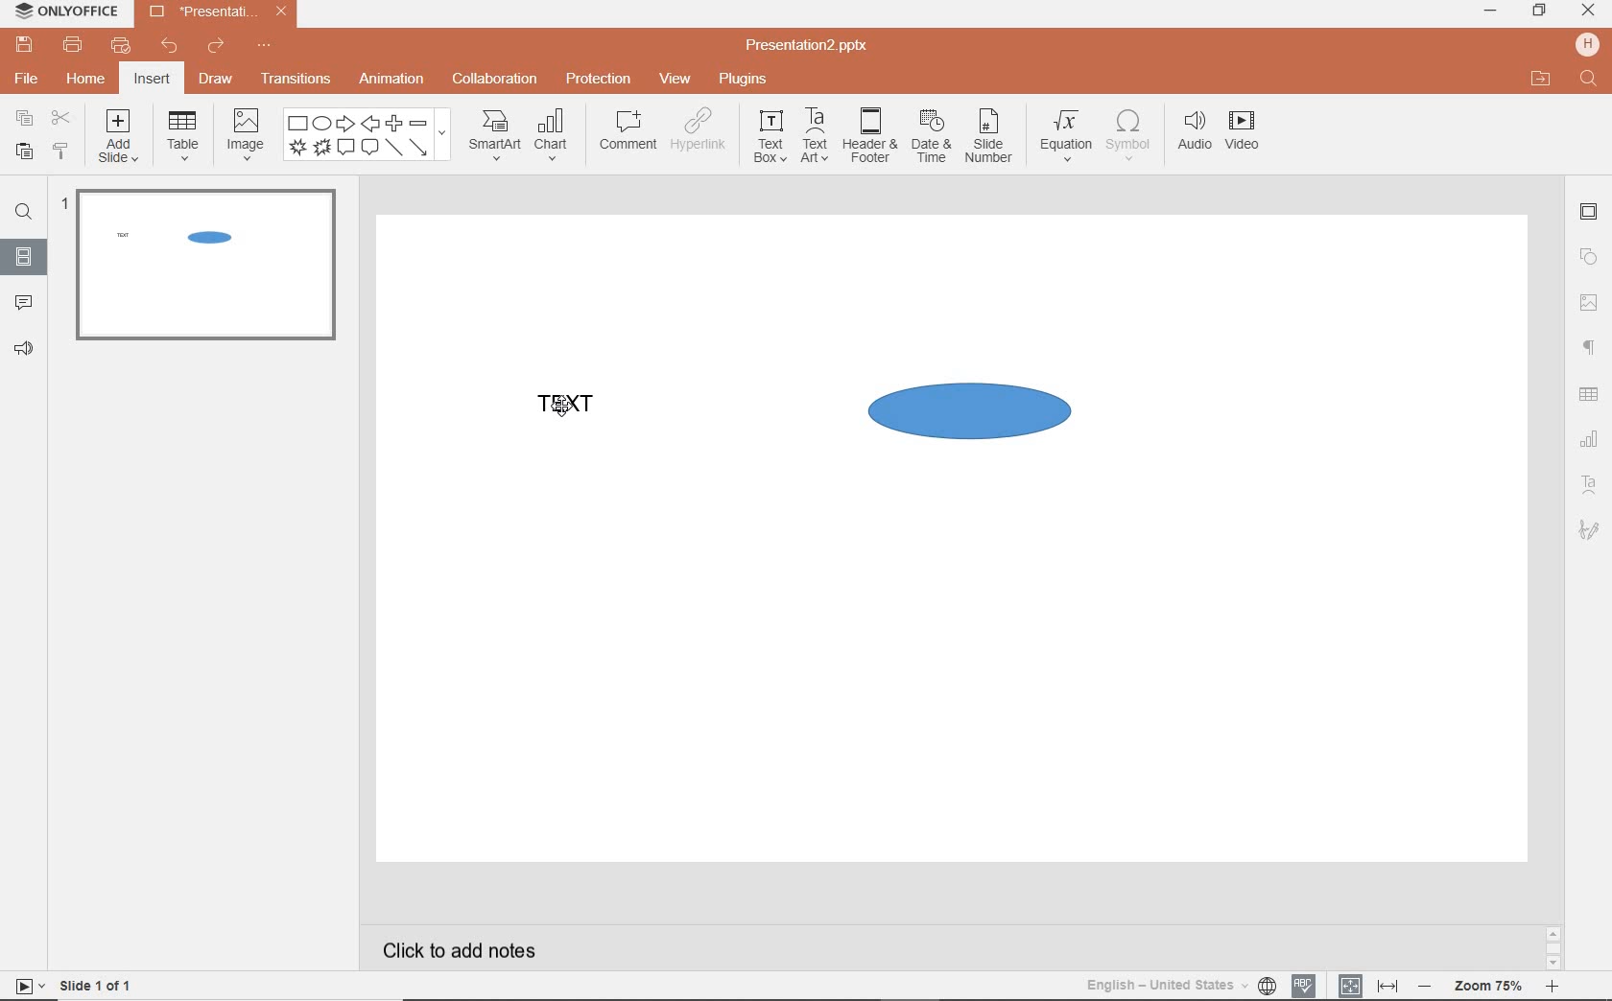 This screenshot has width=1612, height=1001. Describe the element at coordinates (21, 44) in the screenshot. I see `save` at that location.